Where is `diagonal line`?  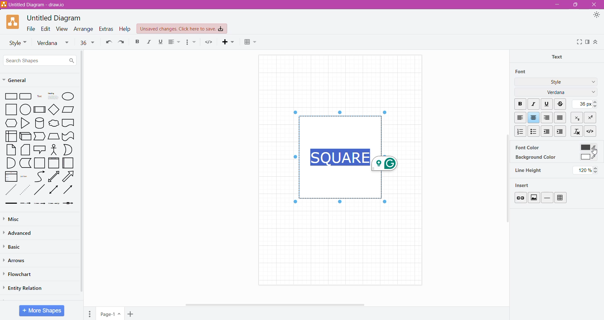 diagonal line is located at coordinates (40, 190).